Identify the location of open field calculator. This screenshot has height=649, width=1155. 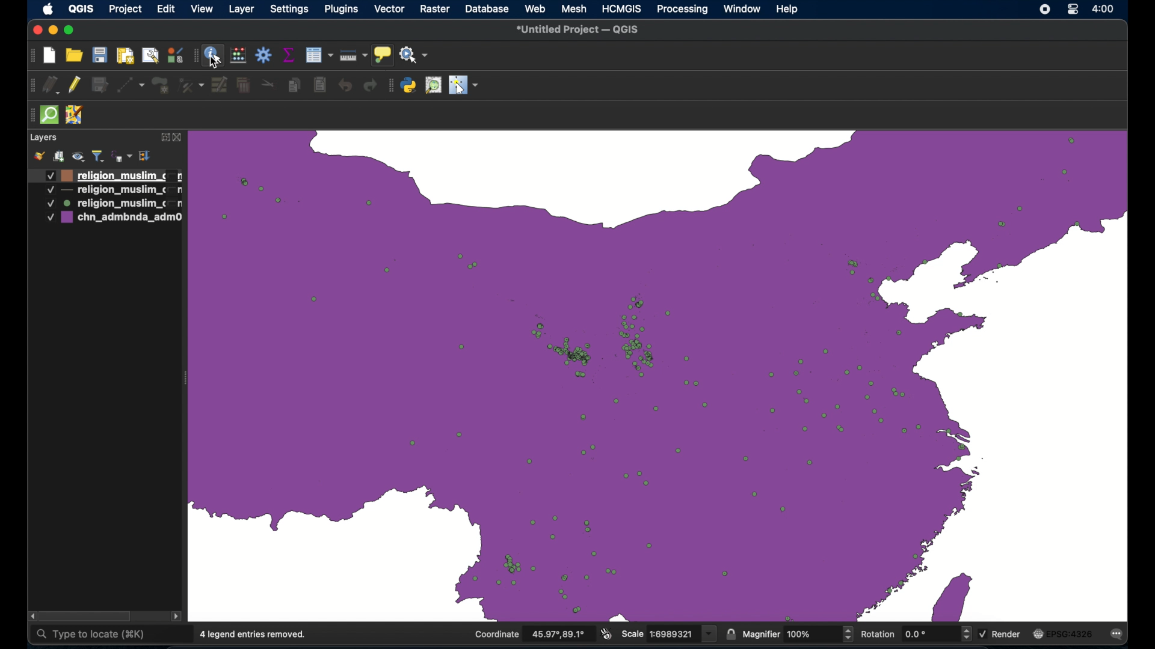
(238, 55).